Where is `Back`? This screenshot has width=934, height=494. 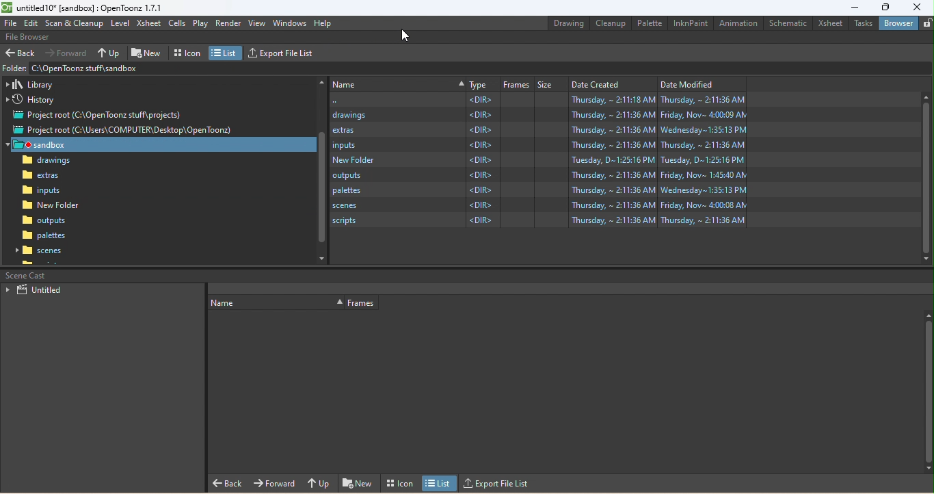 Back is located at coordinates (21, 54).